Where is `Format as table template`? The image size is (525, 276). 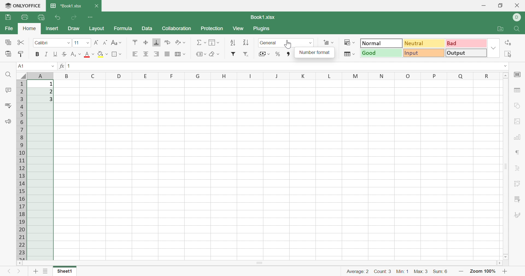
Format as table template is located at coordinates (349, 54).